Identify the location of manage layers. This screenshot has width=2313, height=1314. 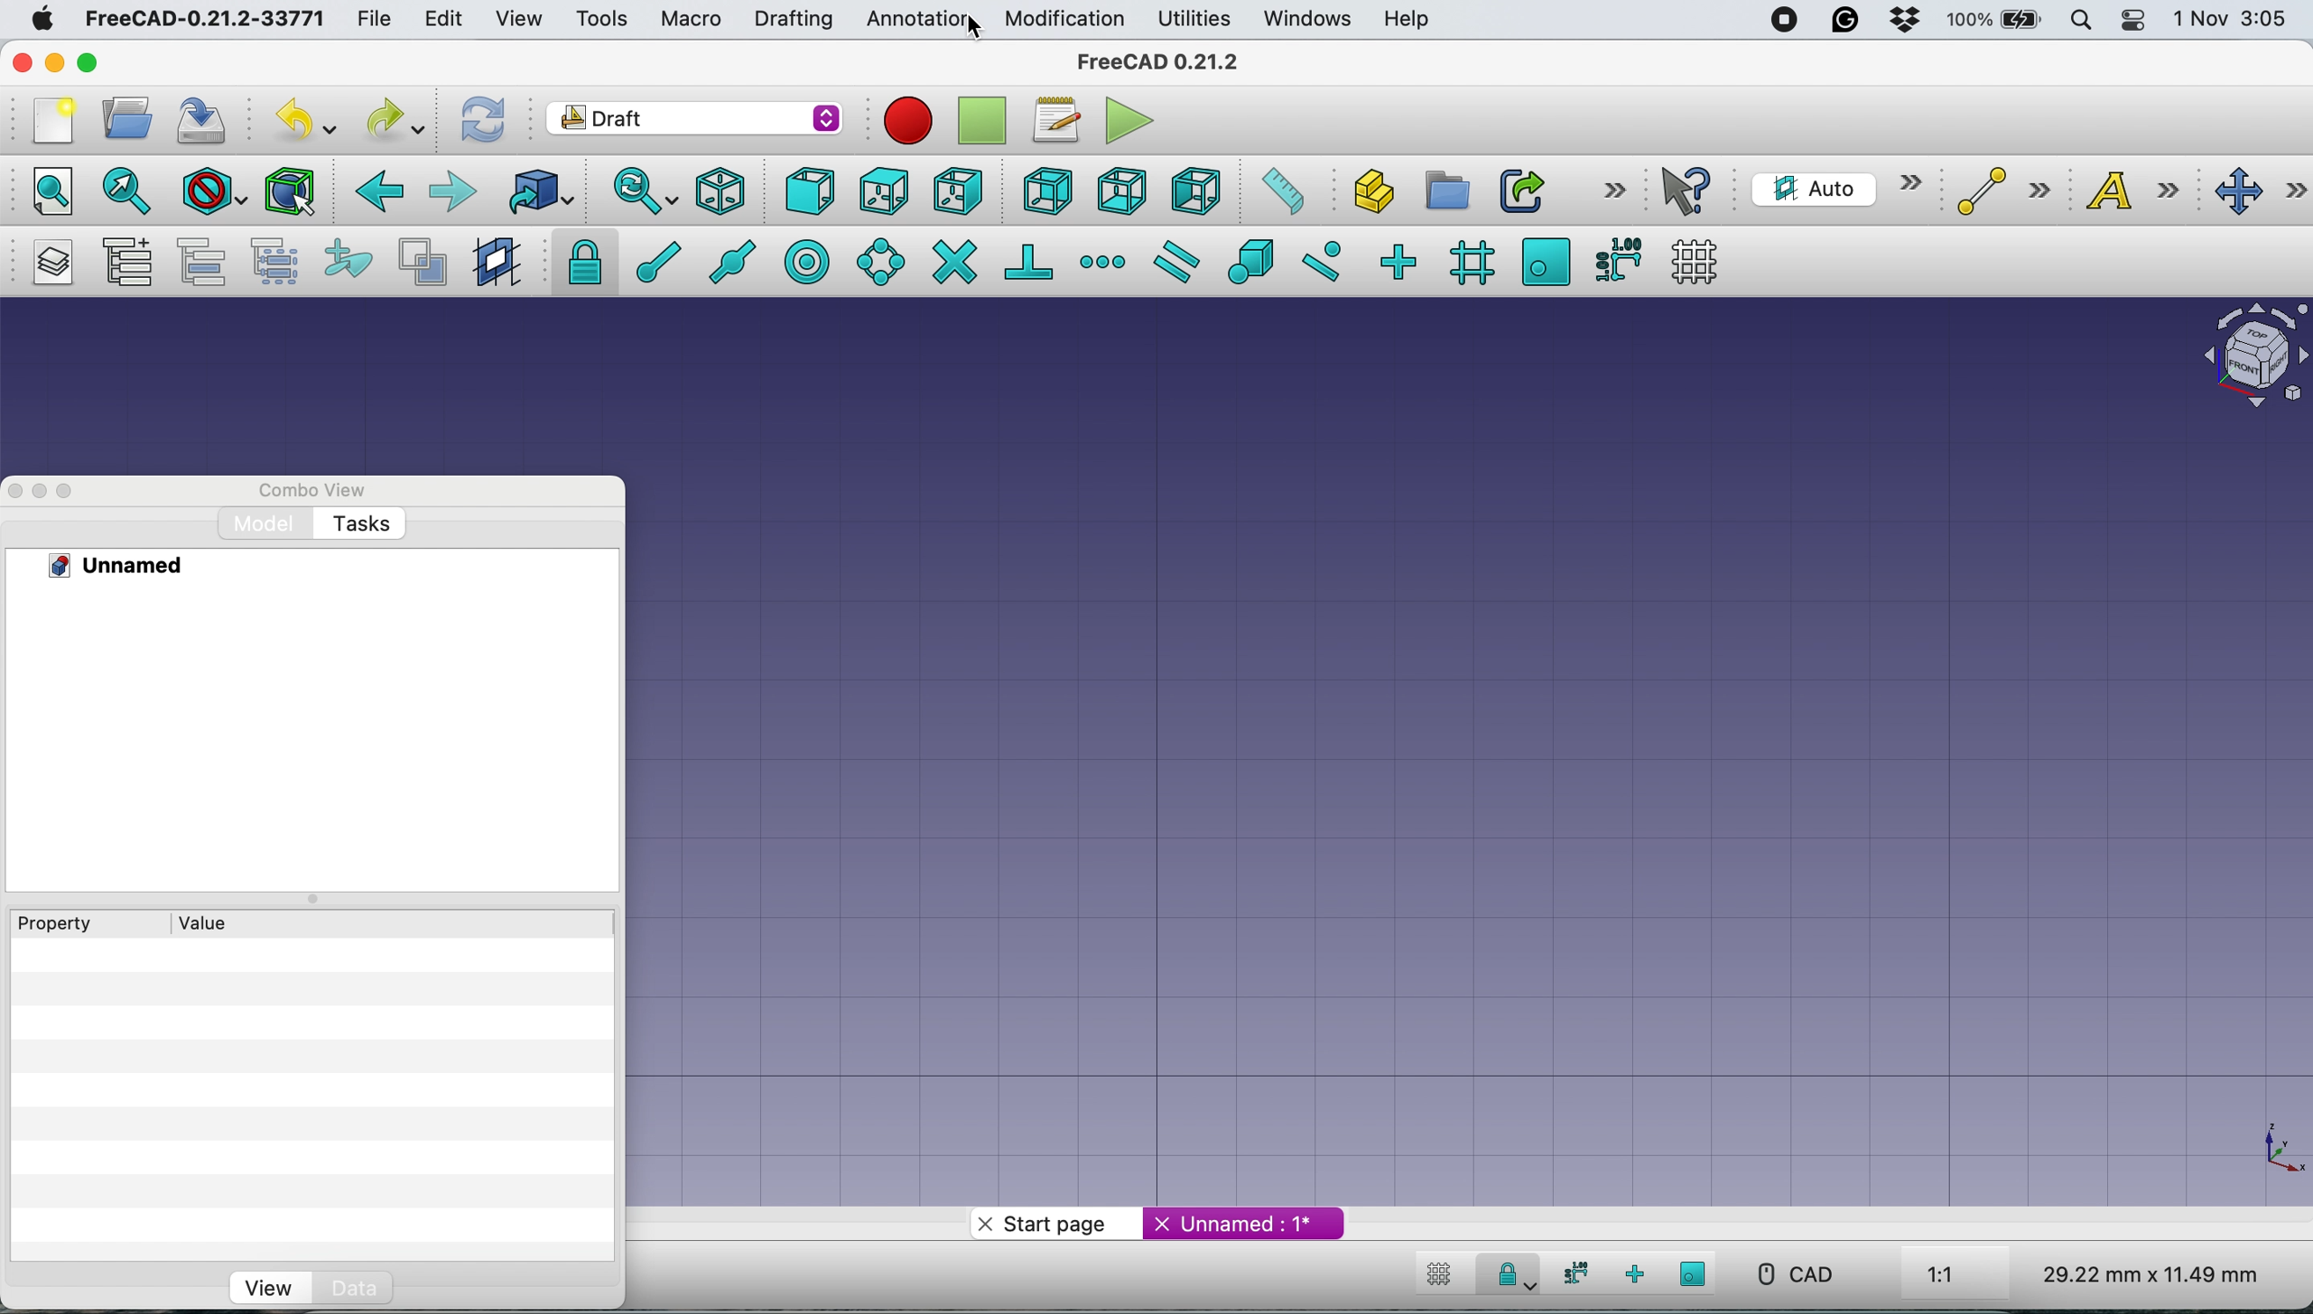
(47, 264).